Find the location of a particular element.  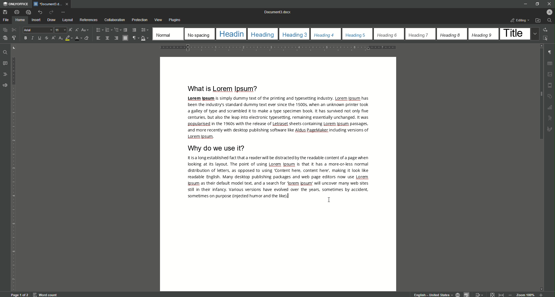

Why DO We Use It? is located at coordinates (218, 150).